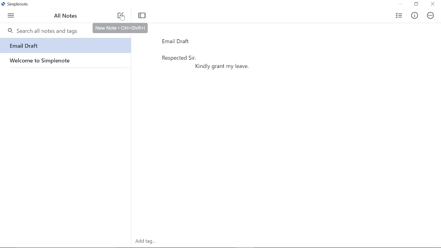 The width and height of the screenshot is (441, 248). Describe the element at coordinates (67, 17) in the screenshot. I see `All notes` at that location.